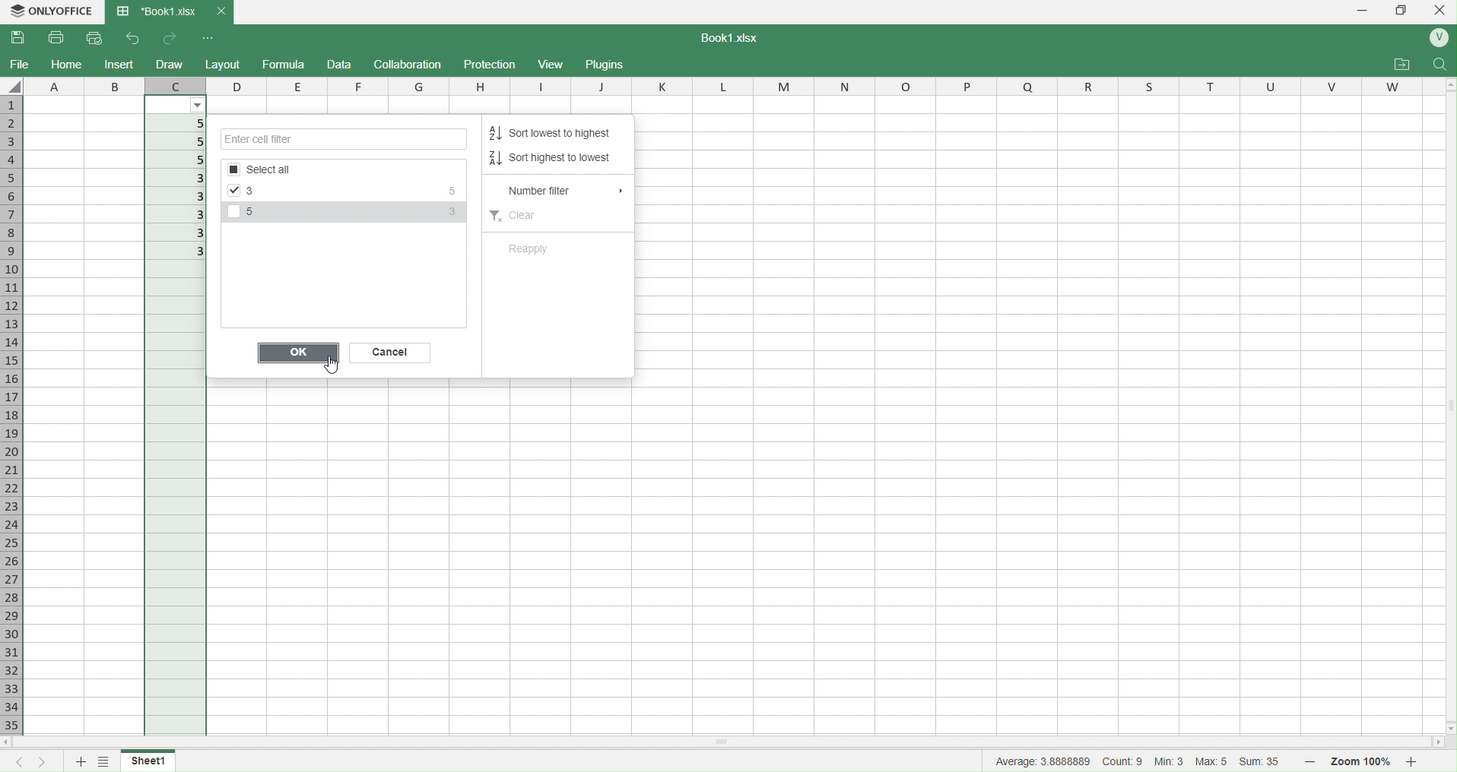  I want to click on 3, so click(180, 252).